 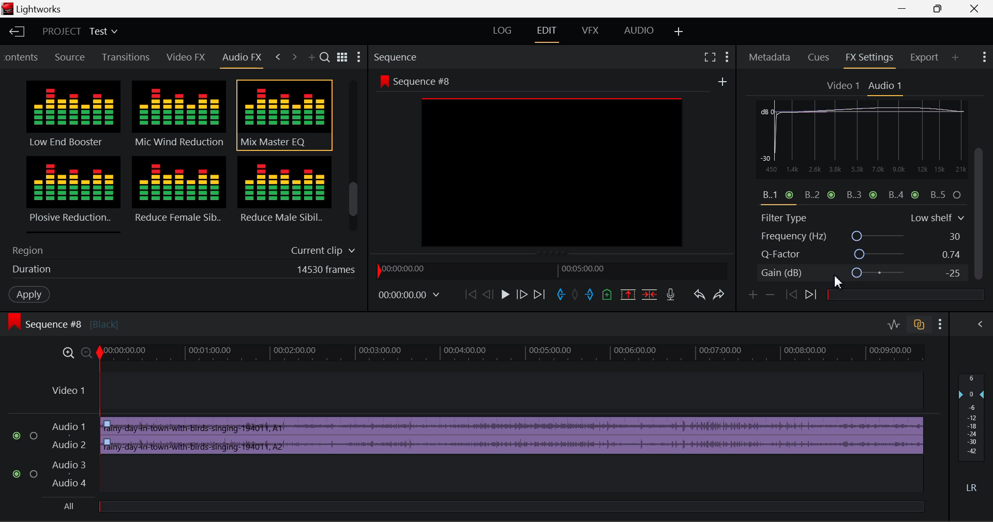 I want to click on Add Panel, so click(x=955, y=58).